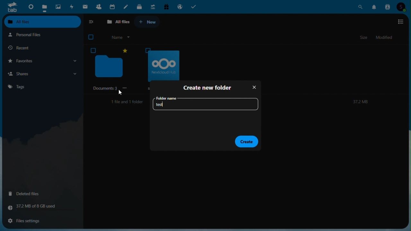 The height and width of the screenshot is (231, 411). I want to click on Account icon, so click(403, 6).